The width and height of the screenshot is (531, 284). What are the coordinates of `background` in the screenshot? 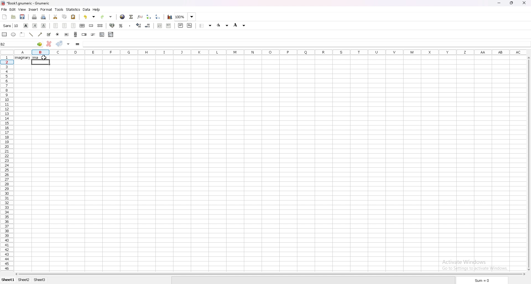 It's located at (240, 26).